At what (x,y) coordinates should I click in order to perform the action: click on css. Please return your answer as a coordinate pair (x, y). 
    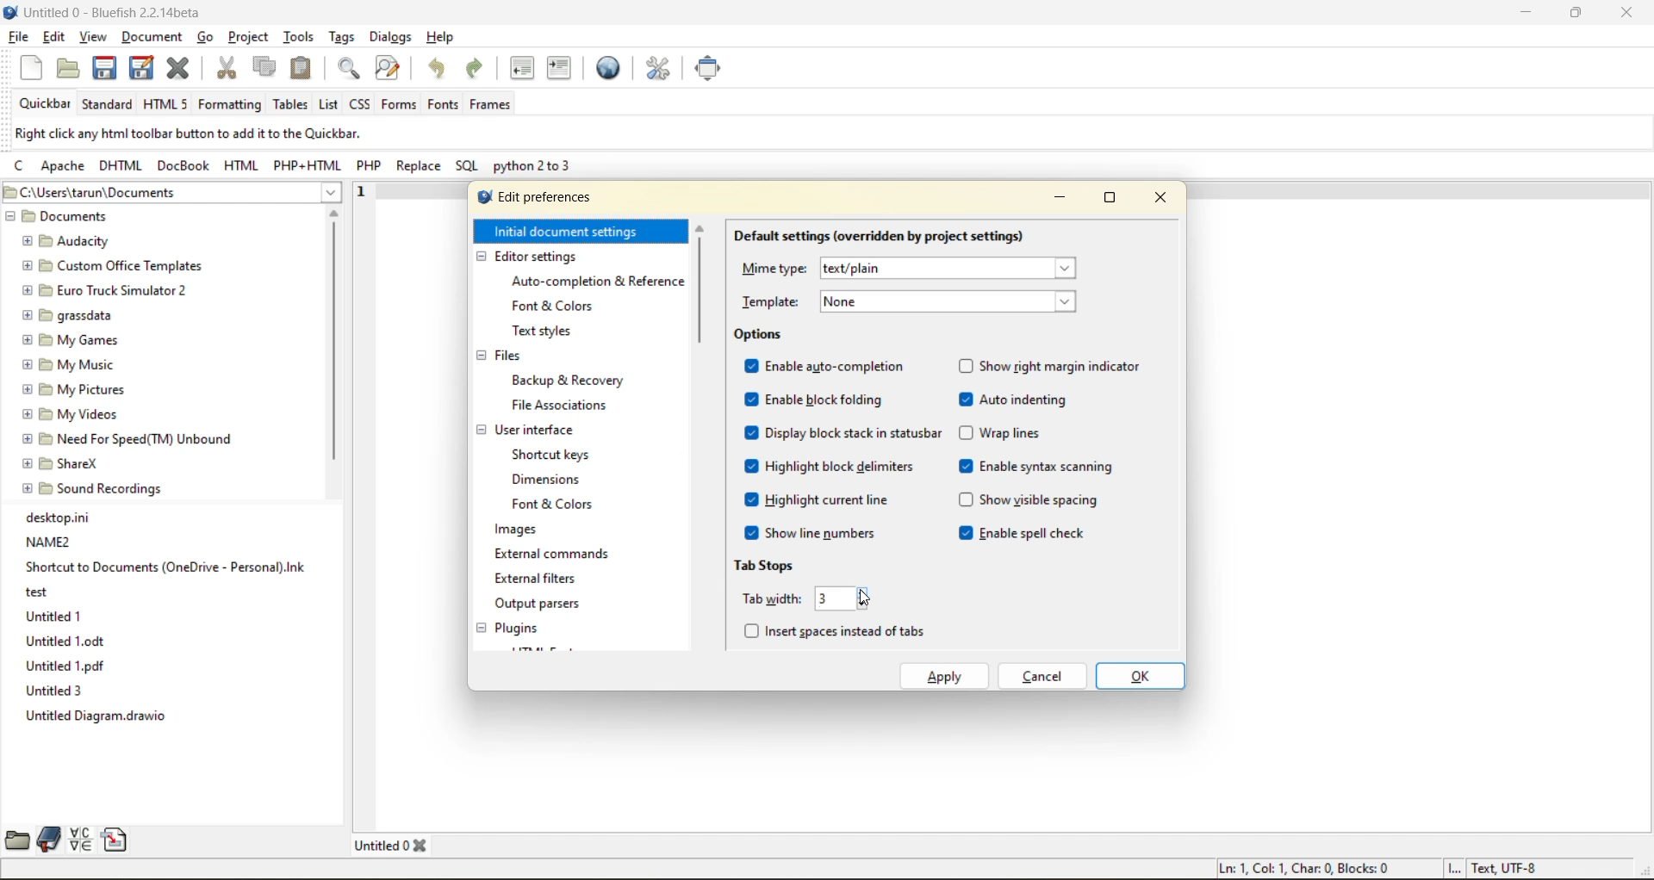
    Looking at the image, I should click on (362, 102).